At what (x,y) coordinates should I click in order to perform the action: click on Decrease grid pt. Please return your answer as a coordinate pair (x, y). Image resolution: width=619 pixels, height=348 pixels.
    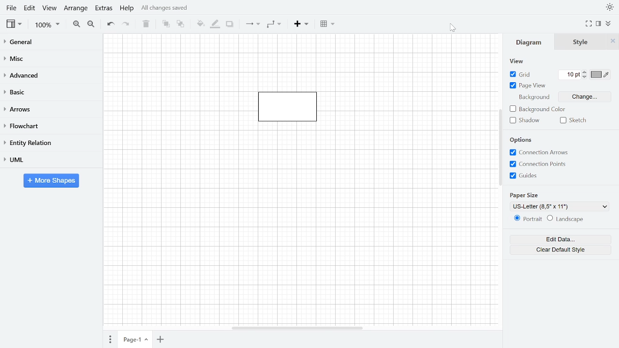
    Looking at the image, I should click on (585, 77).